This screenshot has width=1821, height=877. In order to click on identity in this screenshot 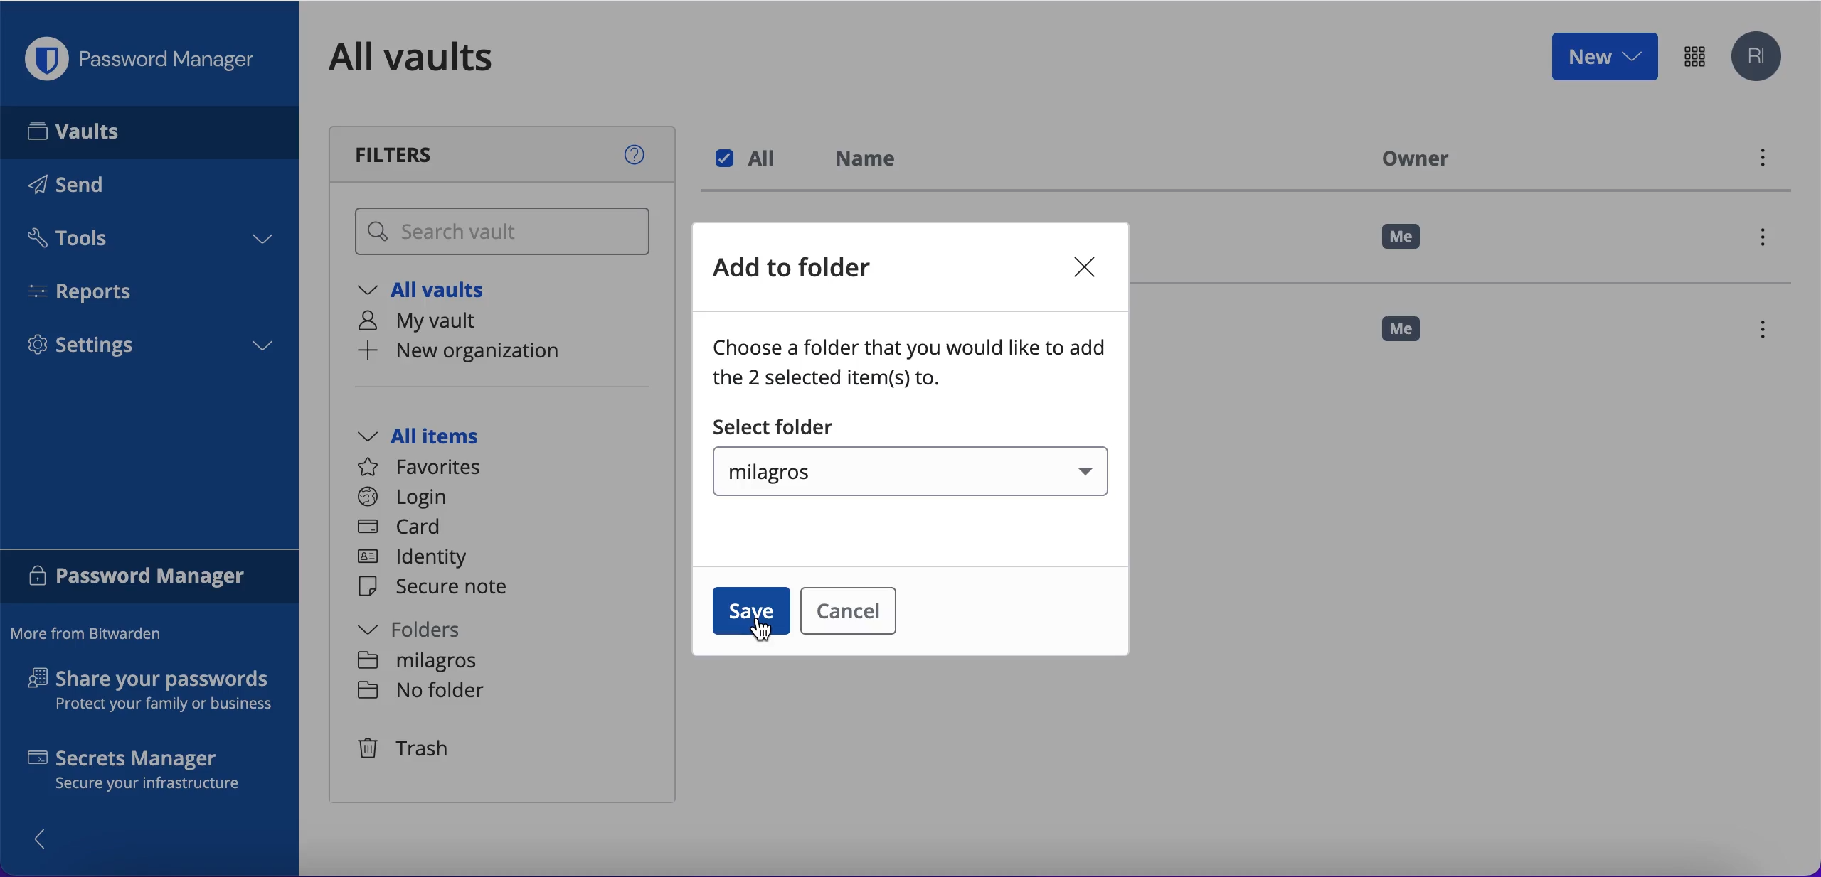, I will do `click(419, 558)`.